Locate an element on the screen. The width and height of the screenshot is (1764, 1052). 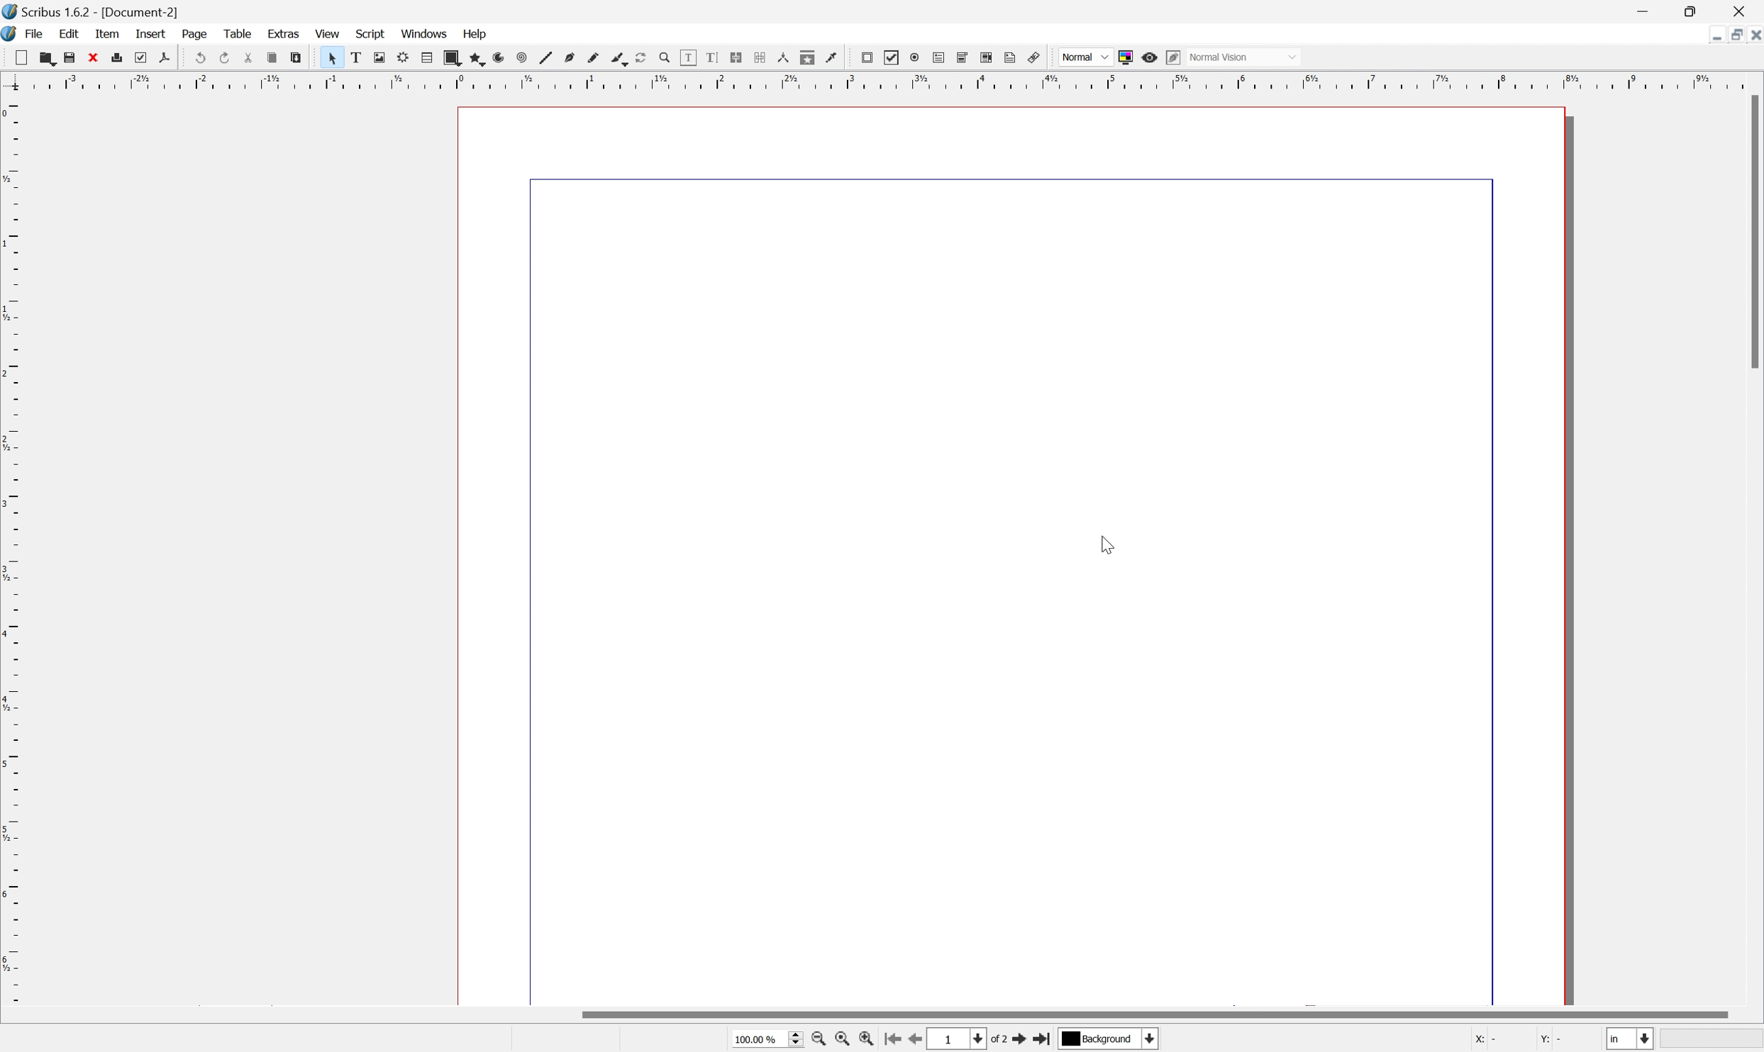
Restore down is located at coordinates (1729, 34).